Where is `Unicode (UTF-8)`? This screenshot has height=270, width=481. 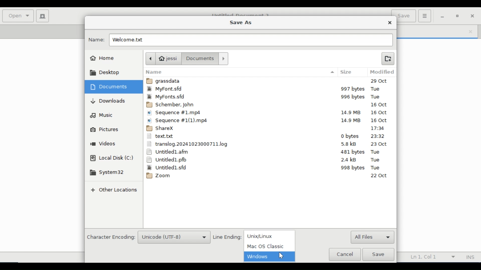 Unicode (UTF-8) is located at coordinates (174, 237).